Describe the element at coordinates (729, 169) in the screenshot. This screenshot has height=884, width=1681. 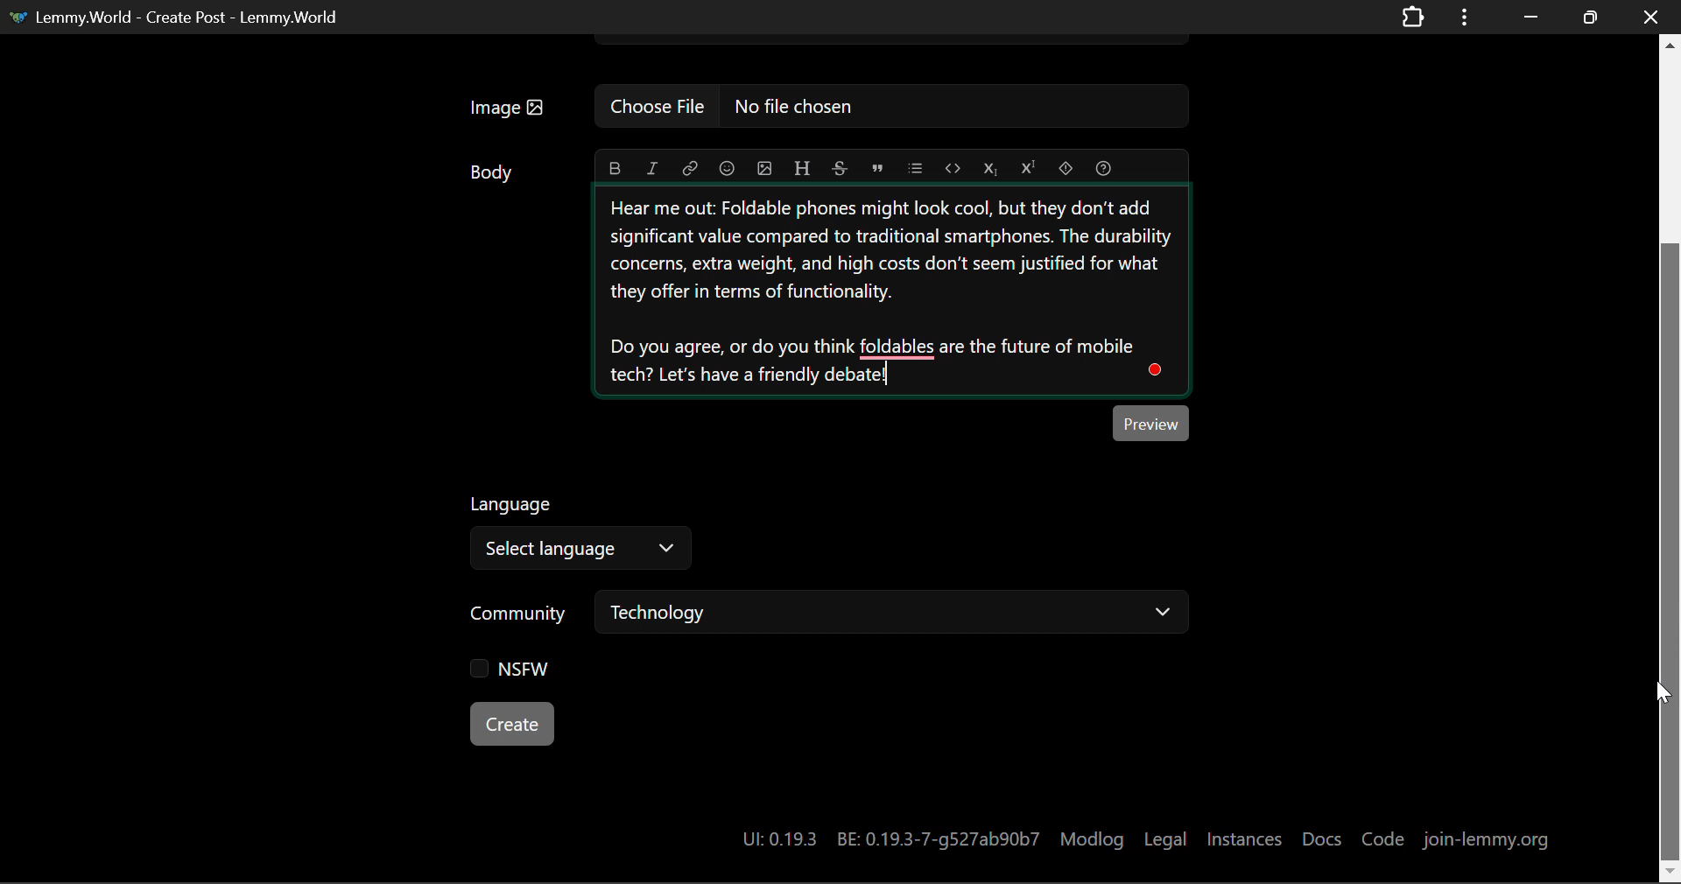
I see `emoji` at that location.